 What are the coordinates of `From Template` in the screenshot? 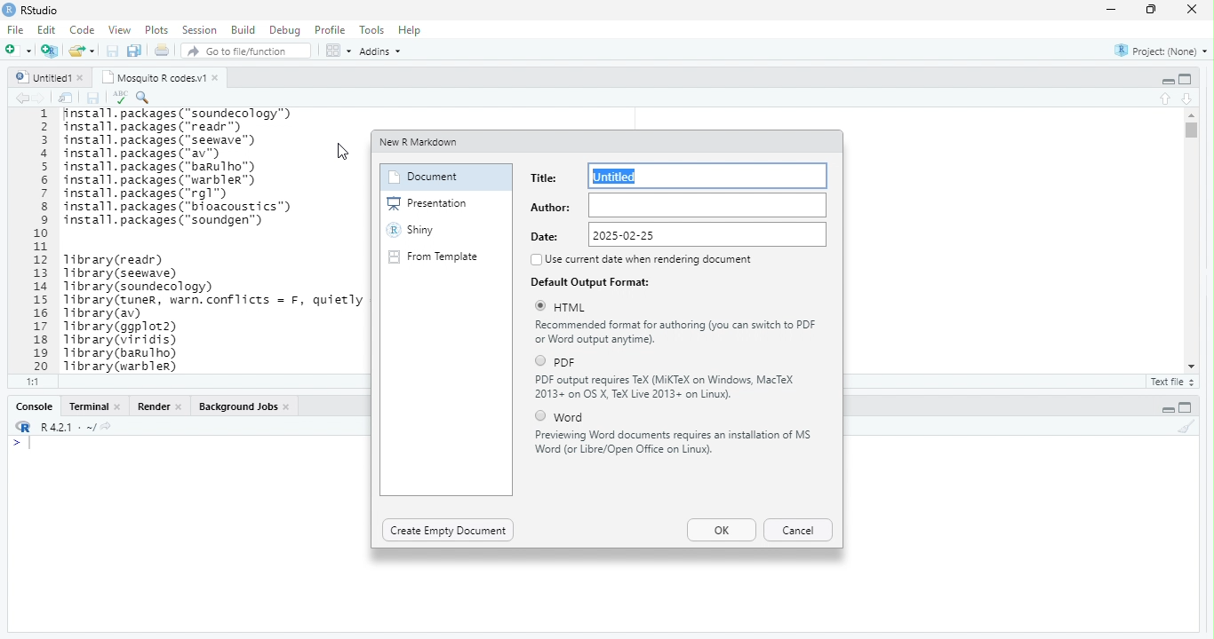 It's located at (434, 256).